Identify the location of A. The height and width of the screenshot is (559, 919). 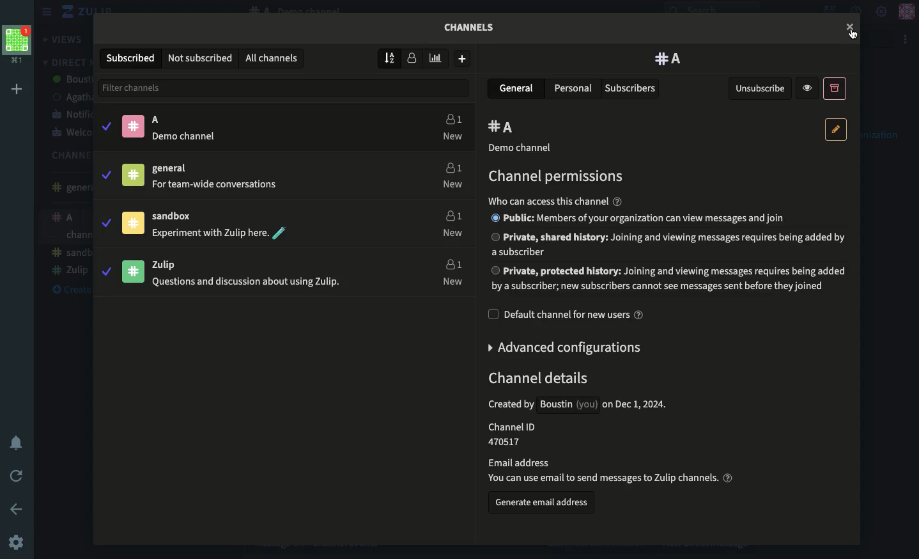
(504, 128).